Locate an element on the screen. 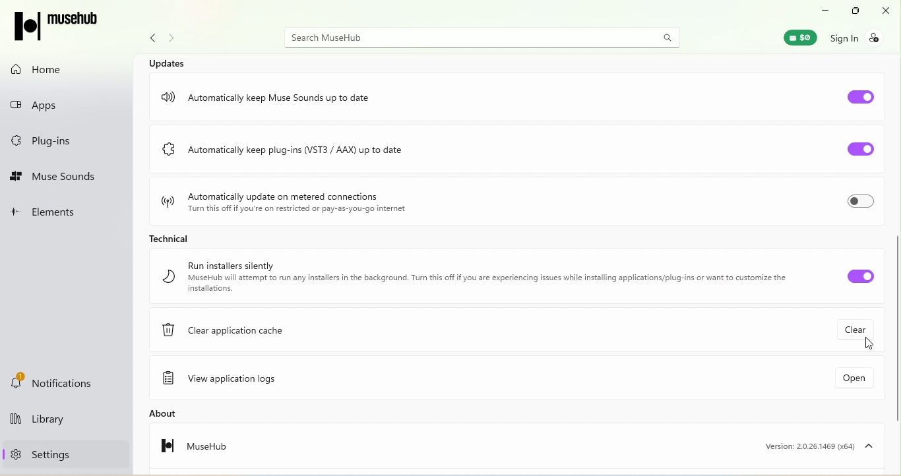 Image resolution: width=901 pixels, height=476 pixels. Home is located at coordinates (44, 69).